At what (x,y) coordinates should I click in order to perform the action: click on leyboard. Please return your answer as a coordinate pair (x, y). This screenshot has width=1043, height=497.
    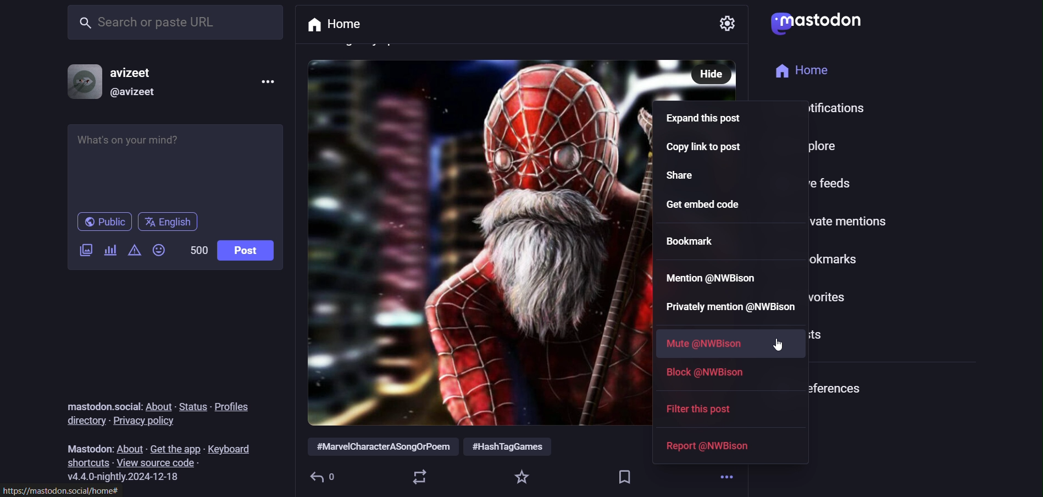
    Looking at the image, I should click on (232, 444).